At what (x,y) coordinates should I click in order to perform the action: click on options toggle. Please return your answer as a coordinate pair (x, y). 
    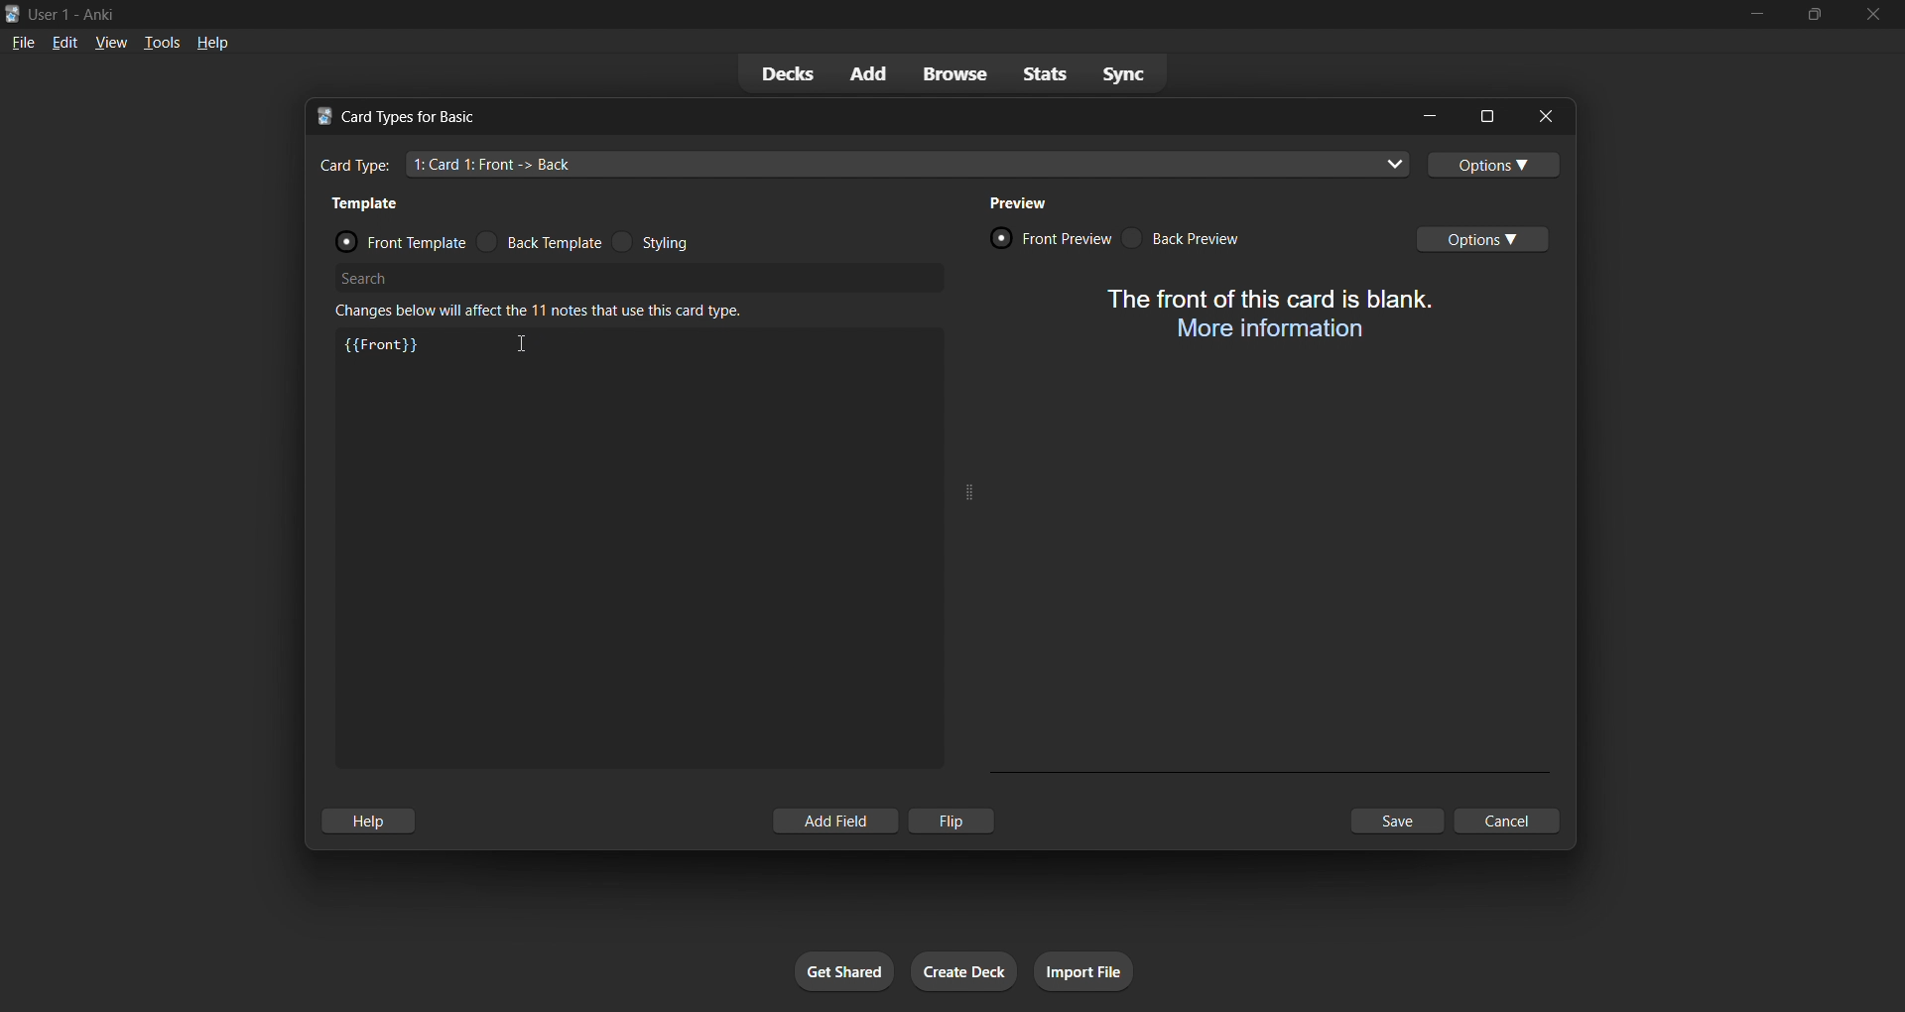
    Looking at the image, I should click on (1496, 167).